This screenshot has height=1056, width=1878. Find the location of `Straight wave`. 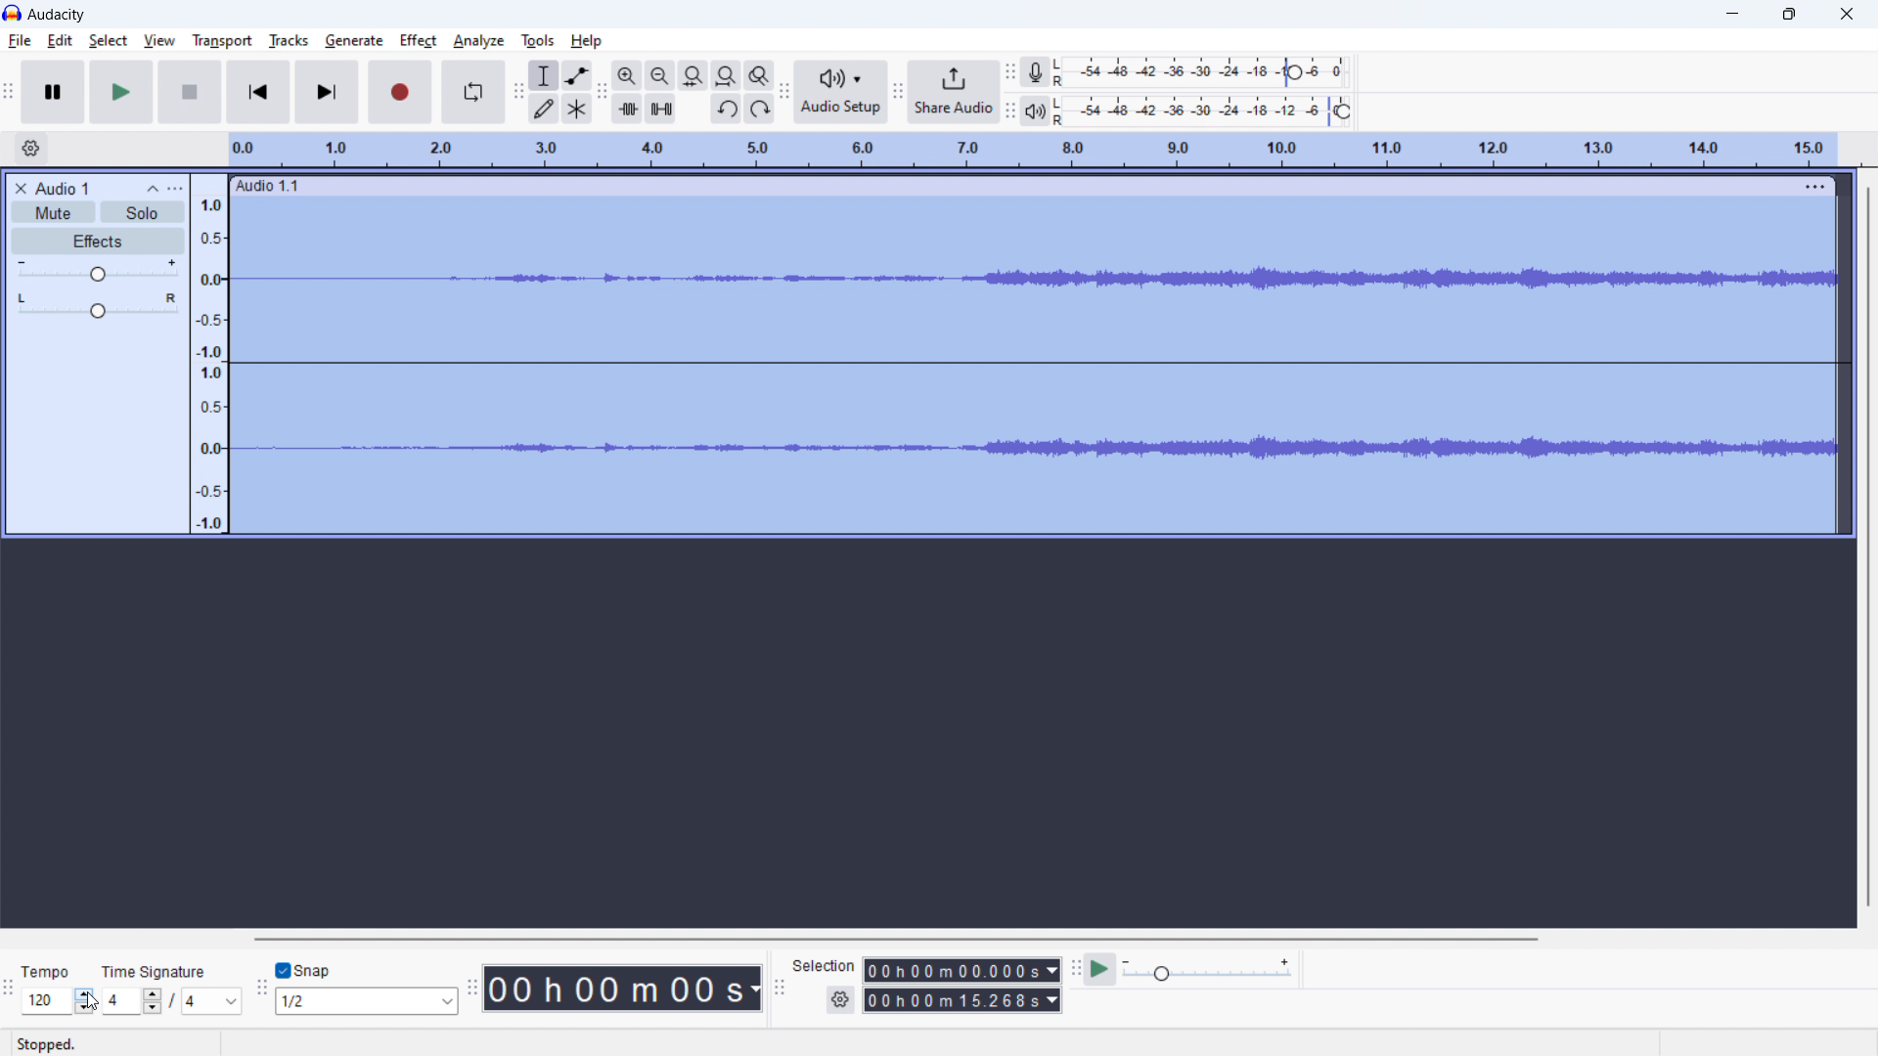

Straight wave is located at coordinates (1038, 357).